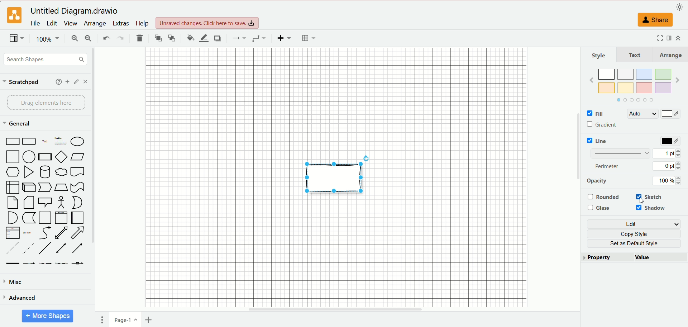 This screenshot has width=688, height=327. I want to click on property, so click(607, 258).